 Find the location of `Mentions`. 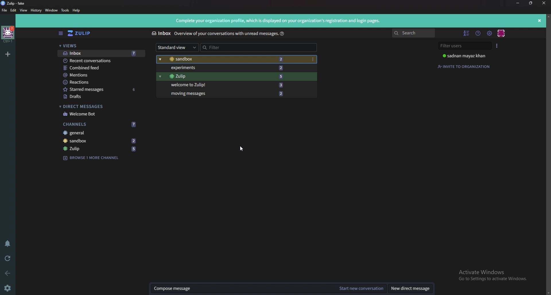

Mentions is located at coordinates (102, 75).